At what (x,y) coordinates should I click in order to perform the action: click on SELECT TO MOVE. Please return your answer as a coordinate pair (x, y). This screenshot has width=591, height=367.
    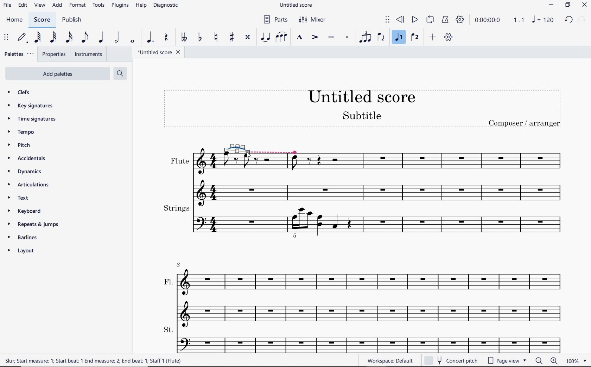
    Looking at the image, I should click on (387, 19).